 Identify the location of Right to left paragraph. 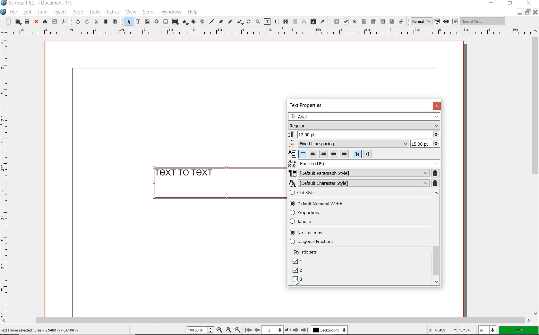
(368, 154).